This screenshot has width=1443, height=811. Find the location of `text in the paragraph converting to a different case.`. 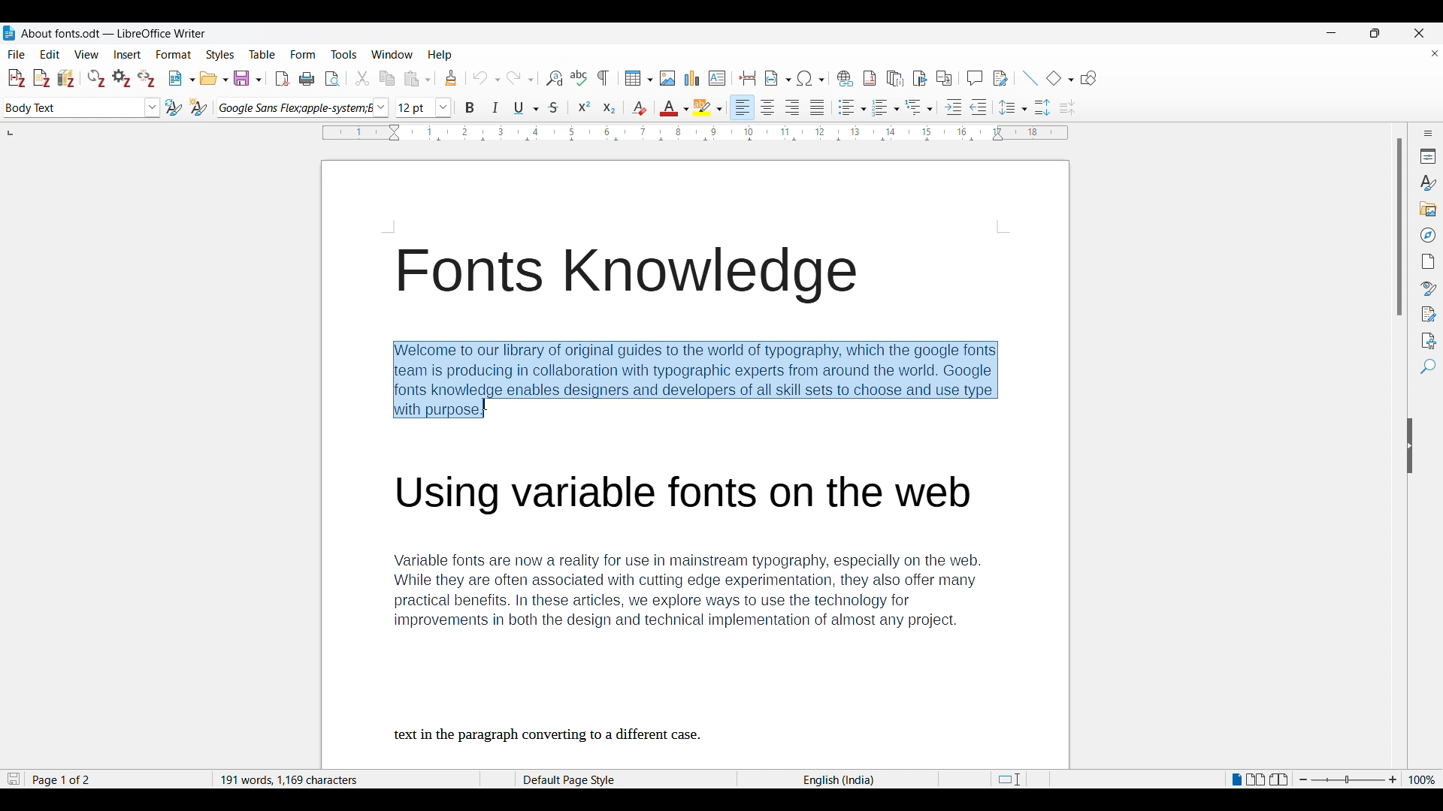

text in the paragraph converting to a different case. is located at coordinates (550, 734).